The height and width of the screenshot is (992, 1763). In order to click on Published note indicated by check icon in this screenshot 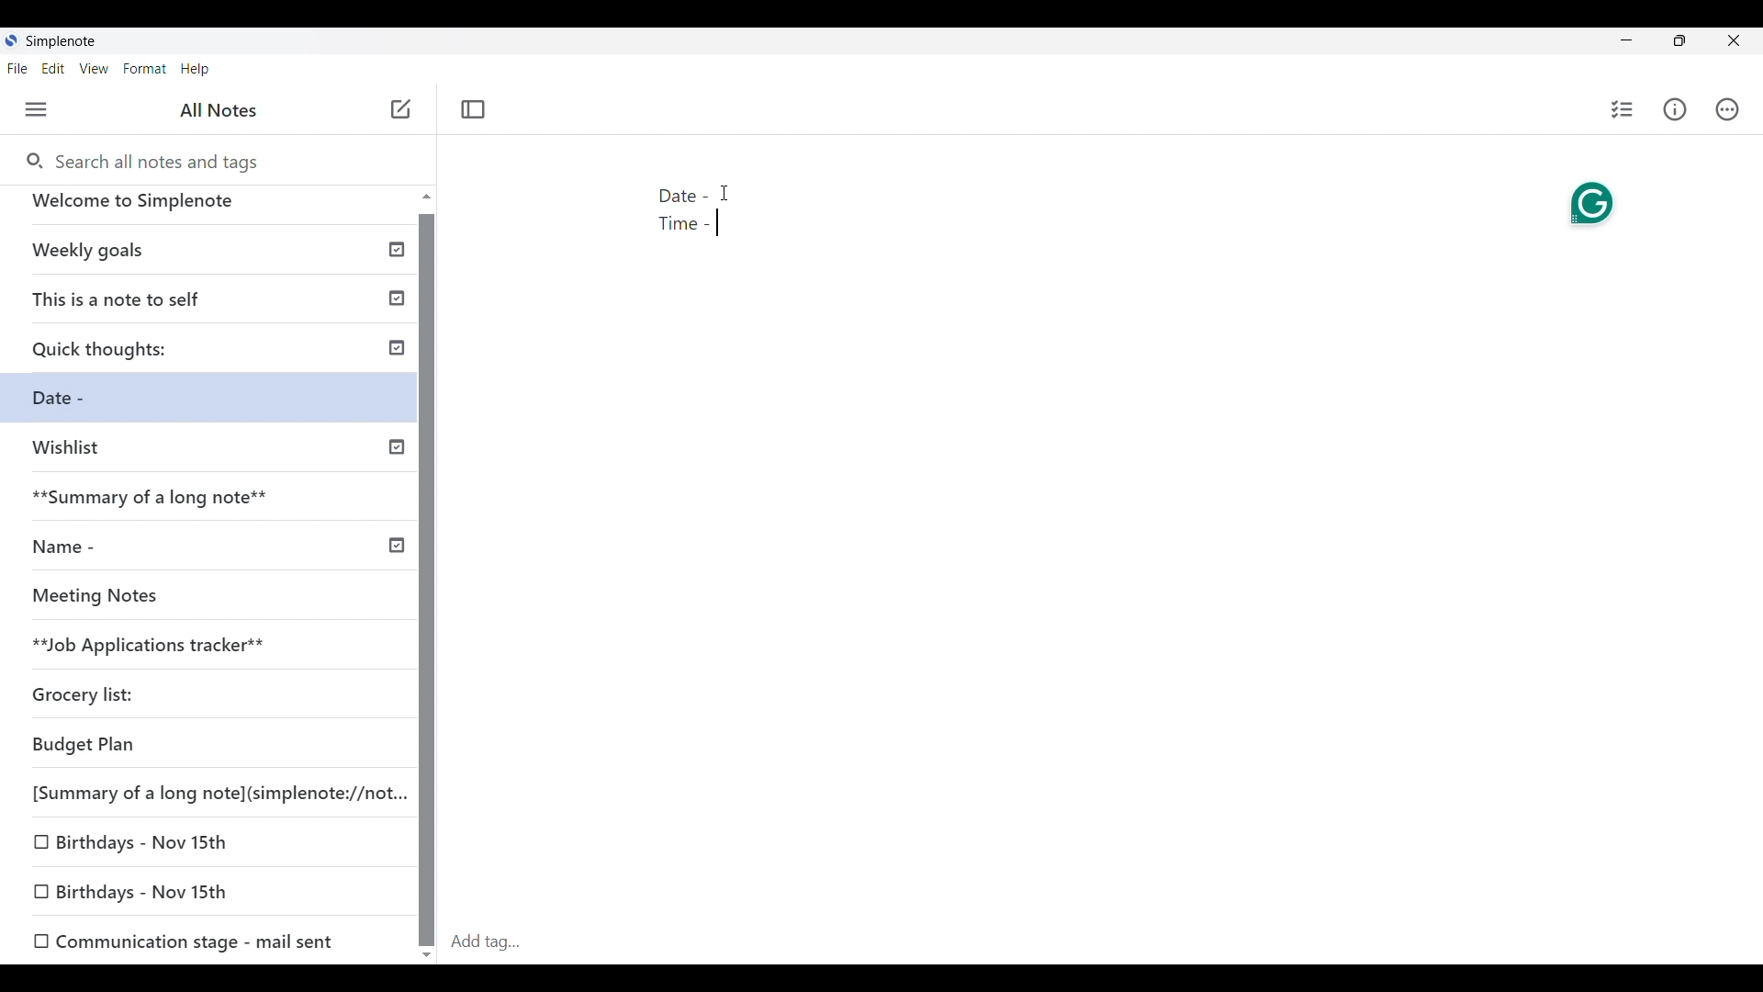, I will do `click(215, 355)`.